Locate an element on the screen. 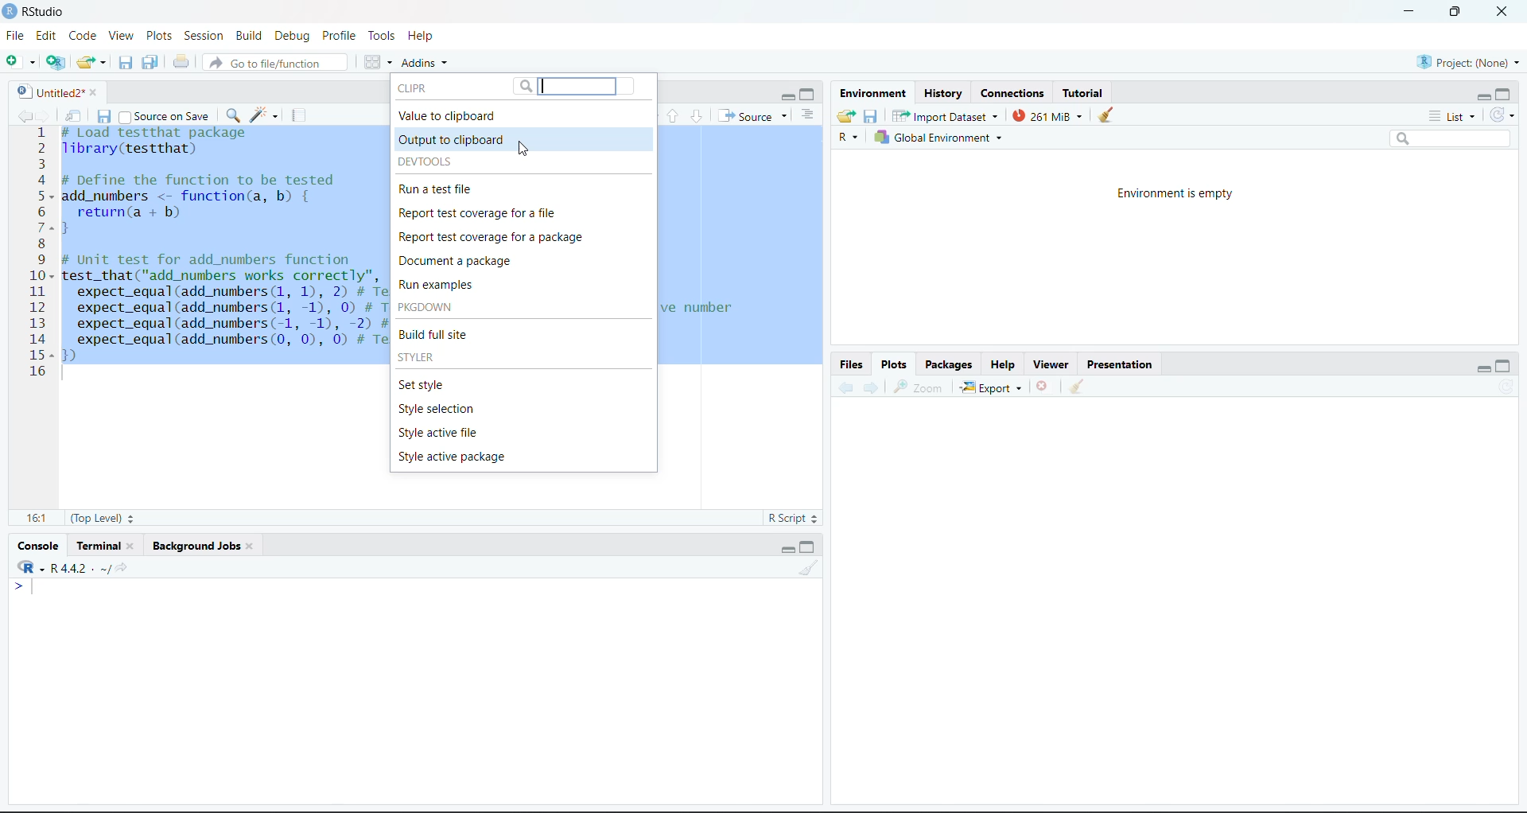  clear console is located at coordinates (1109, 116).